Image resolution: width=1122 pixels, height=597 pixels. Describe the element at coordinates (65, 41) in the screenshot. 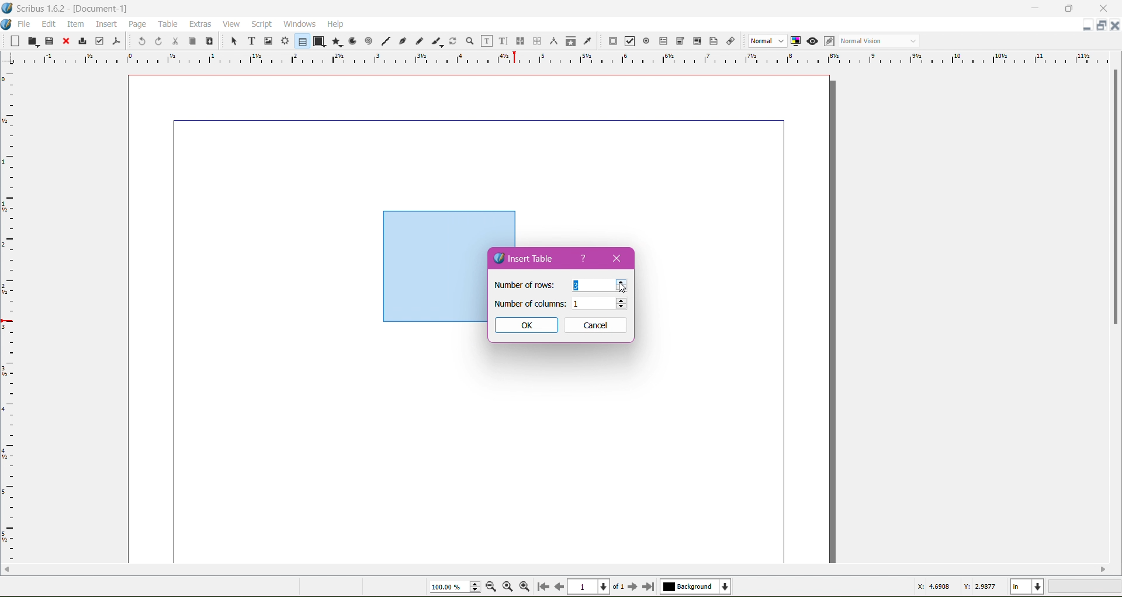

I see `Close` at that location.